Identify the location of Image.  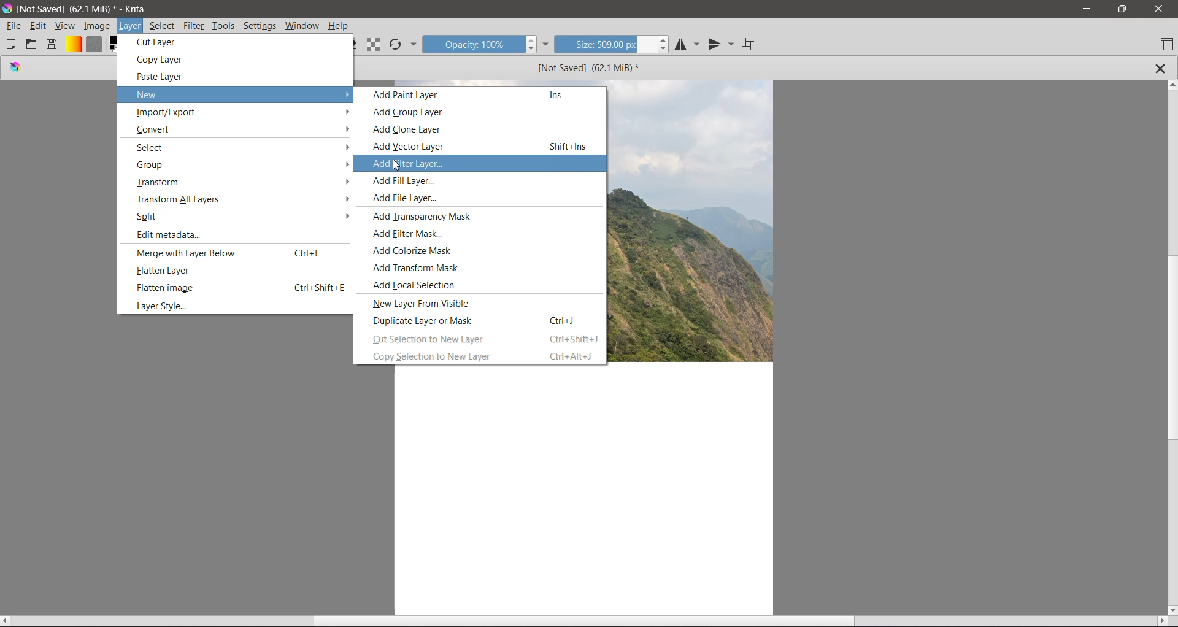
(98, 25).